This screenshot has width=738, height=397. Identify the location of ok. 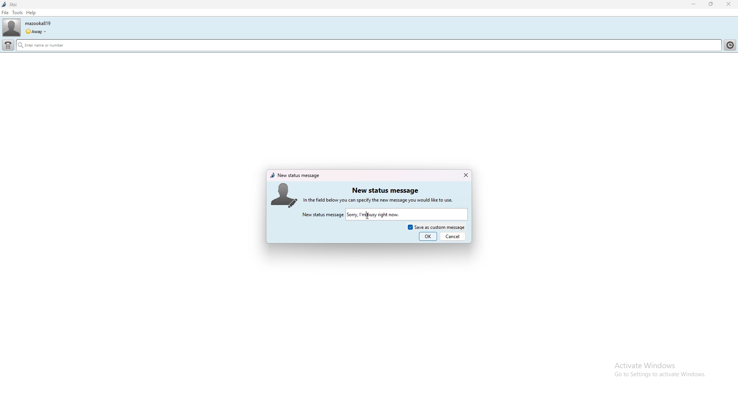
(428, 237).